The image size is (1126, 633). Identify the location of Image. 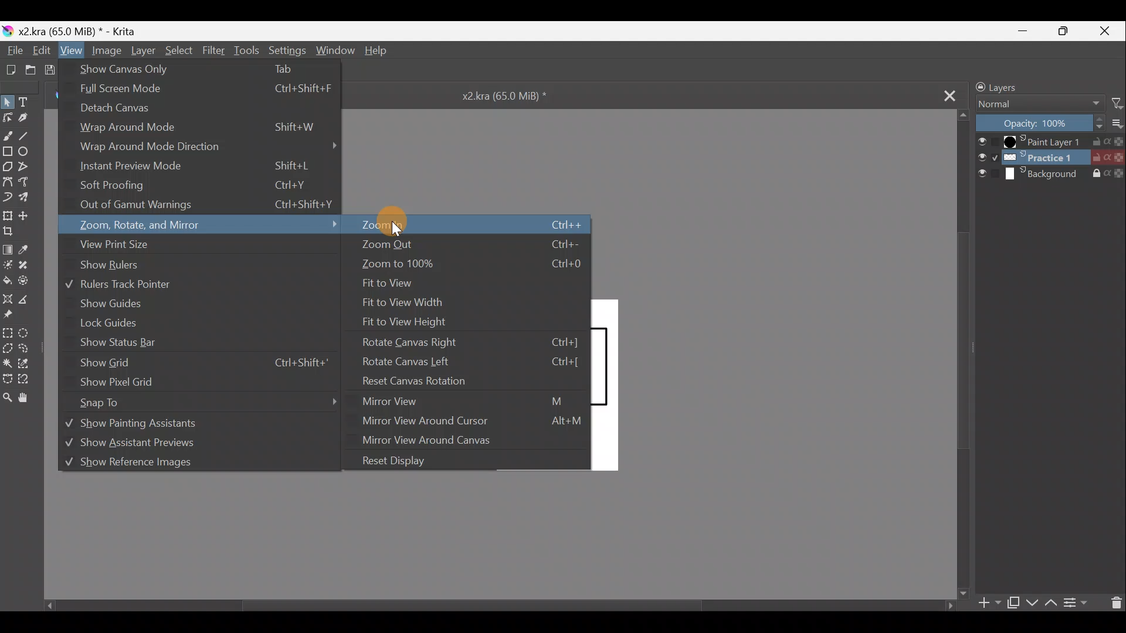
(104, 50).